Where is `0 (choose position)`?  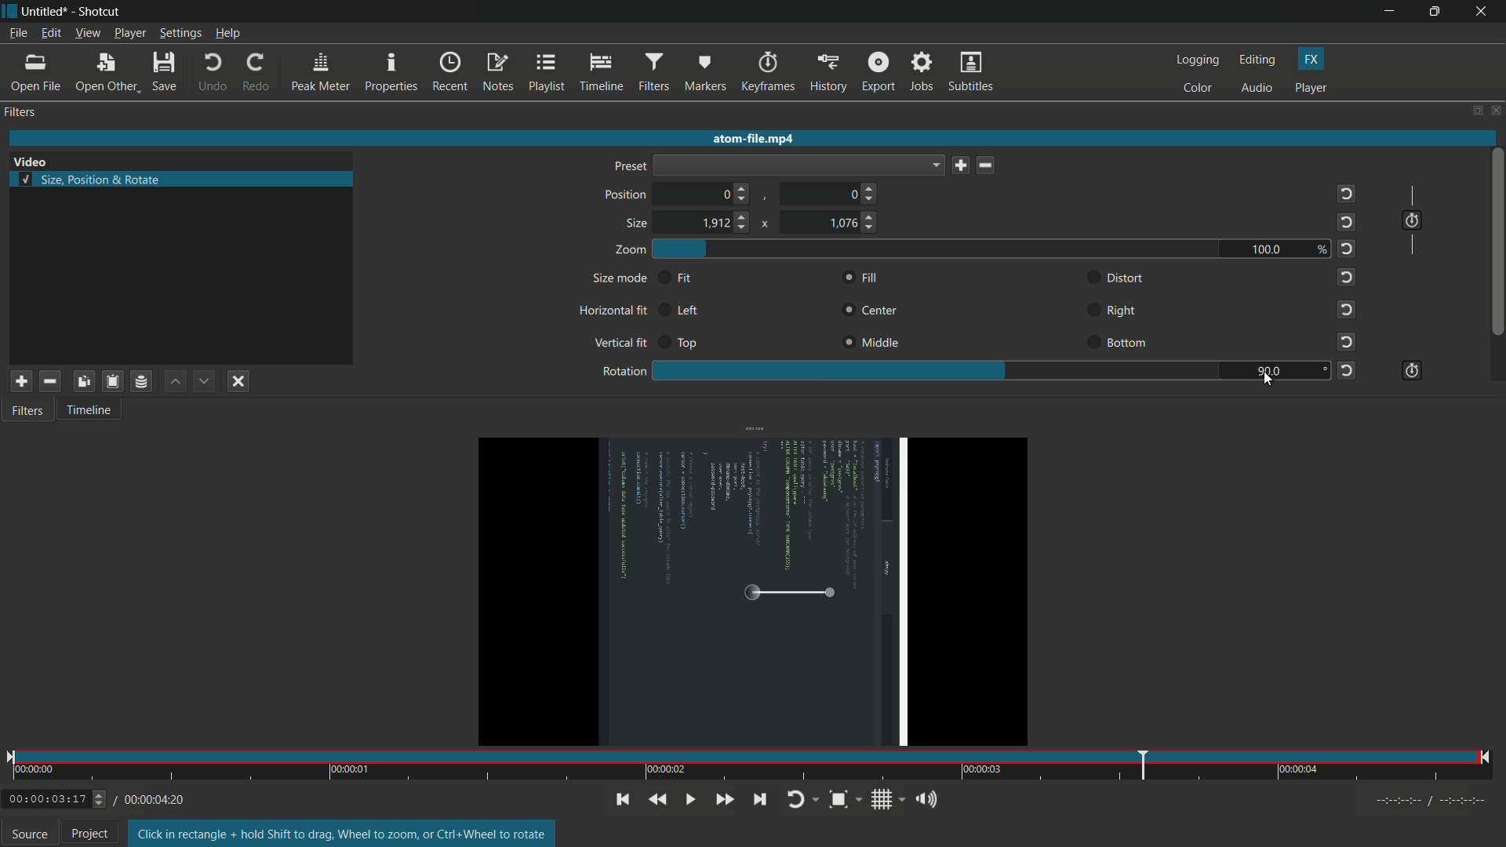
0 (choose position) is located at coordinates (864, 194).